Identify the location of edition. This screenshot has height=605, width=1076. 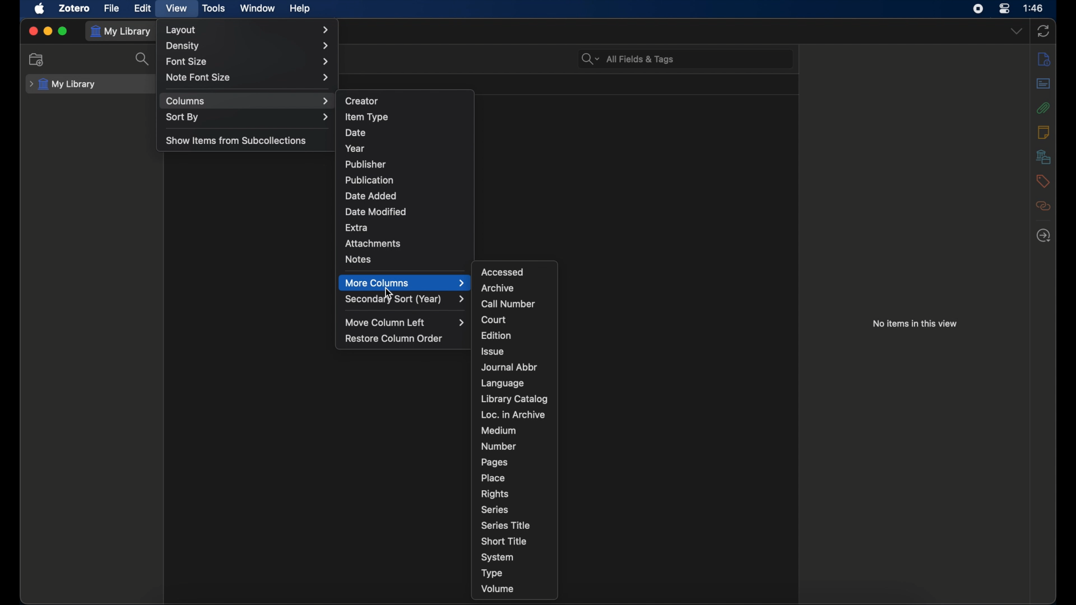
(495, 335).